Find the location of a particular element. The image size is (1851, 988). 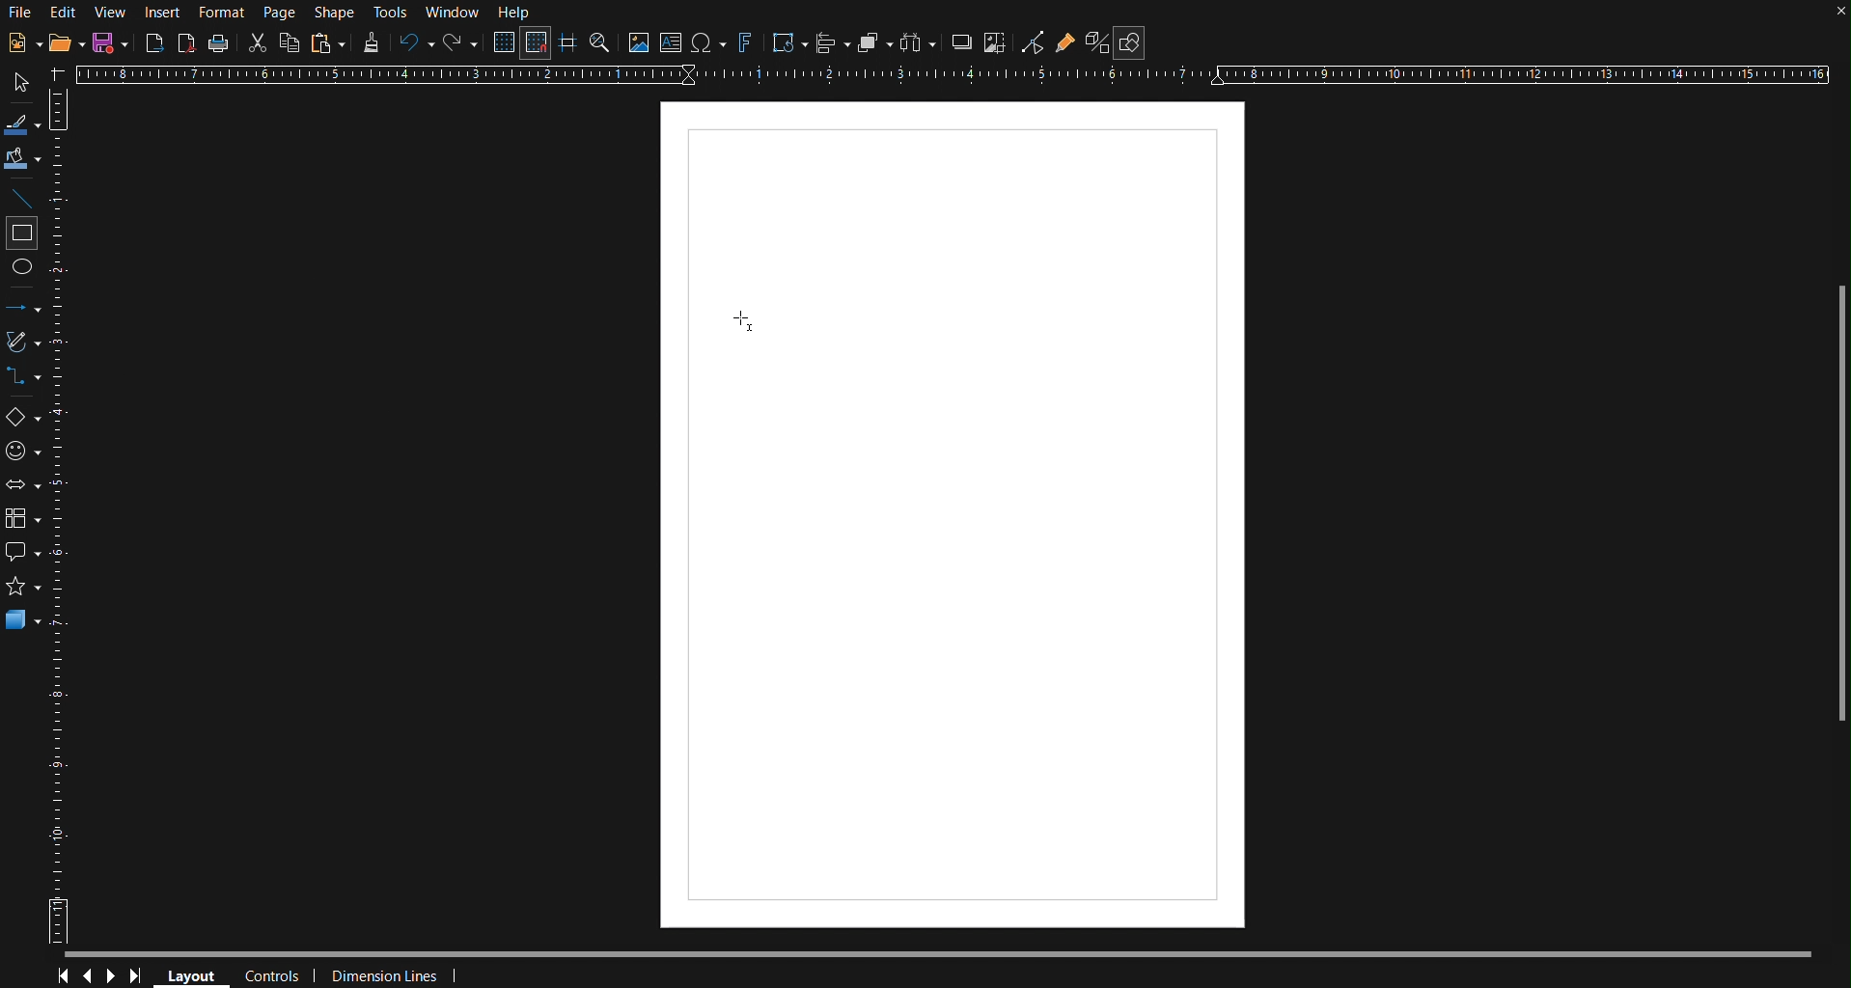

Align Objects is located at coordinates (833, 42).